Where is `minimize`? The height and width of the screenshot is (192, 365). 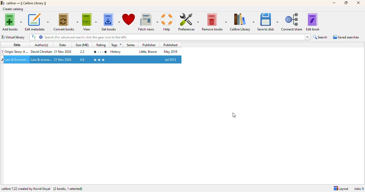
minimize is located at coordinates (334, 3).